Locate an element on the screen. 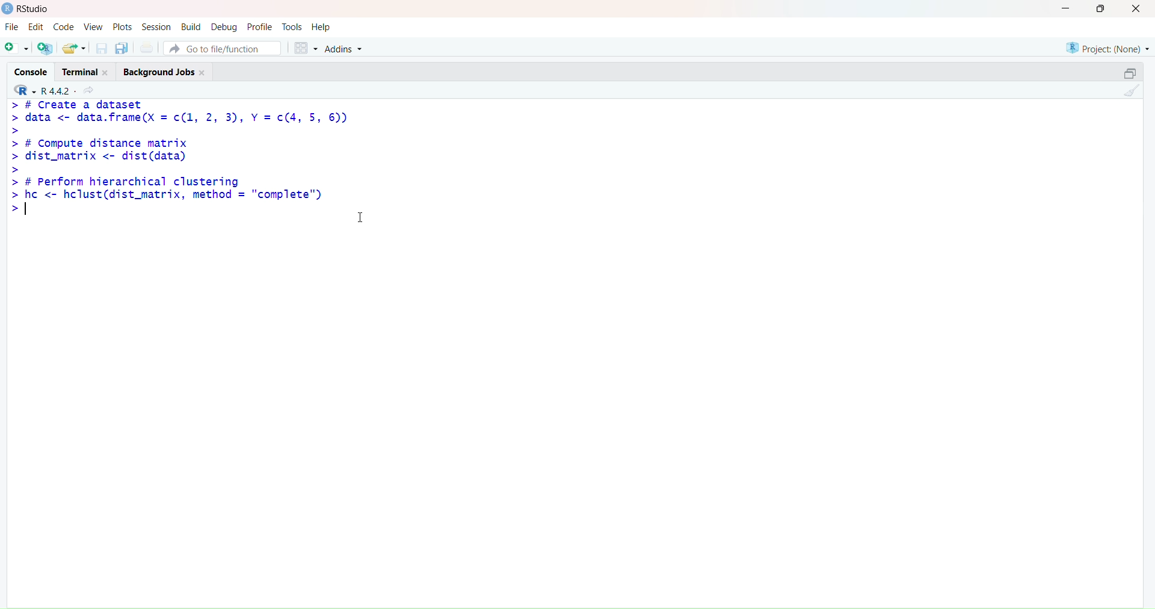  Tools is located at coordinates (291, 28).